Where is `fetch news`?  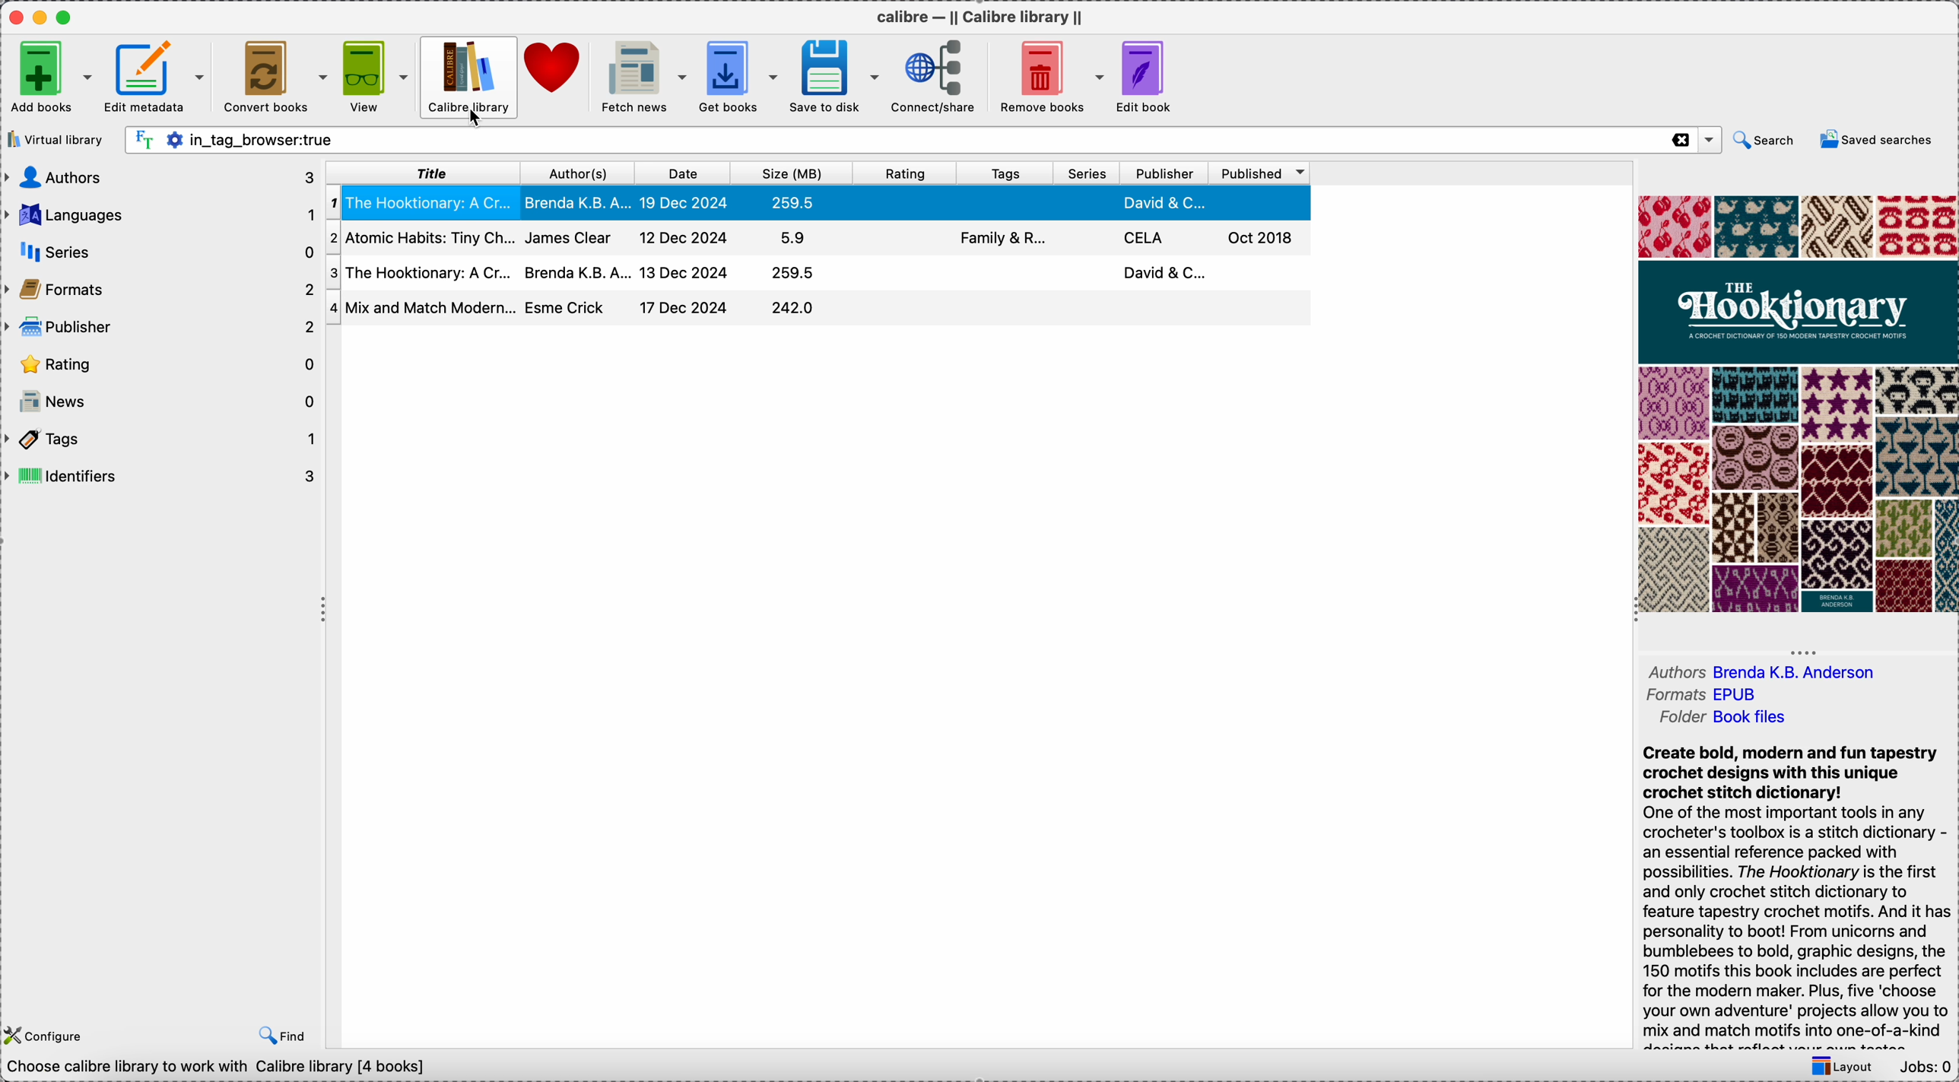 fetch news is located at coordinates (641, 77).